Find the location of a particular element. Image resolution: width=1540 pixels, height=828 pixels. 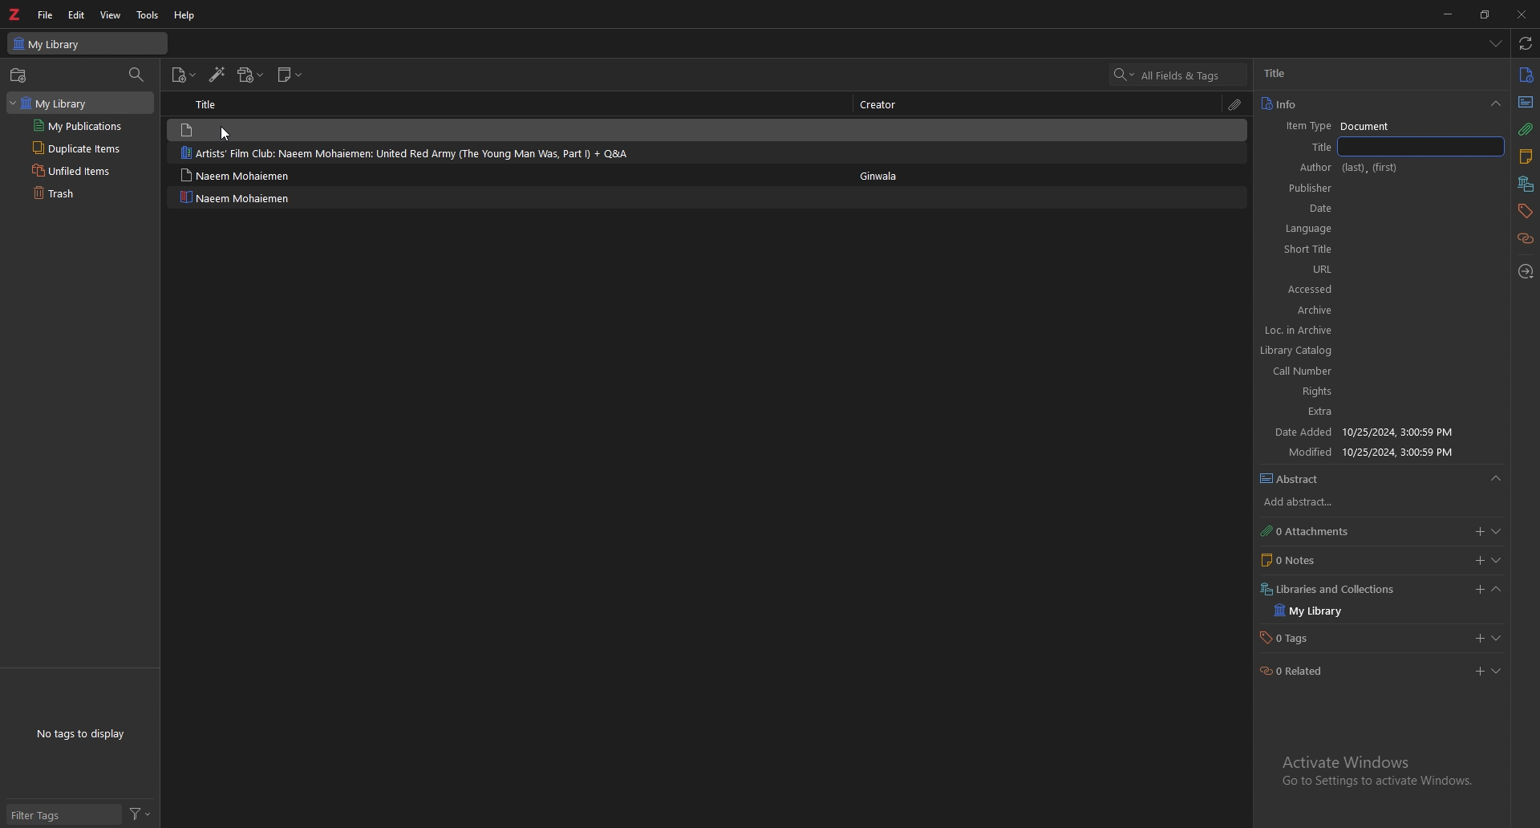

drop down is located at coordinates (1496, 105).